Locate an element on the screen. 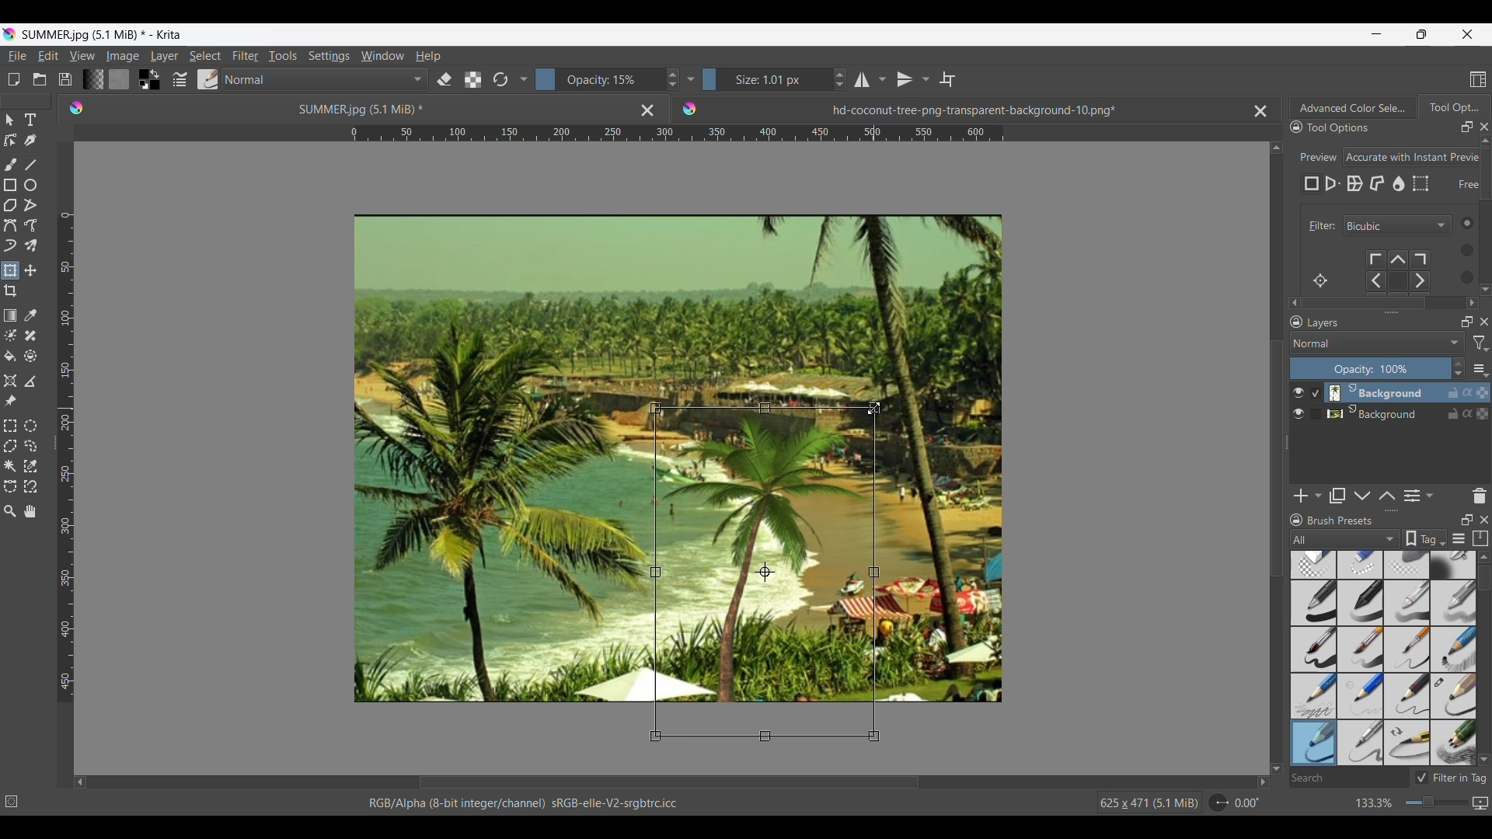  pencil 4 - soft is located at coordinates (1312, 742).